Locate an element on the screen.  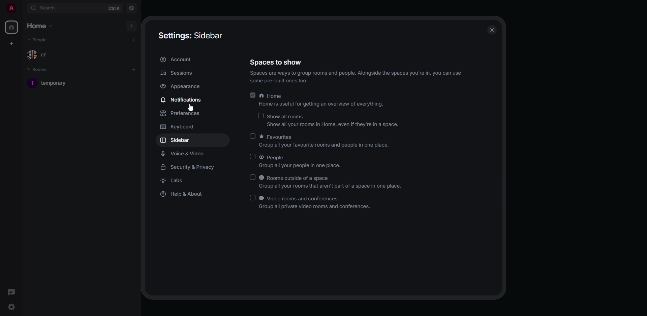
security & privacy is located at coordinates (189, 167).